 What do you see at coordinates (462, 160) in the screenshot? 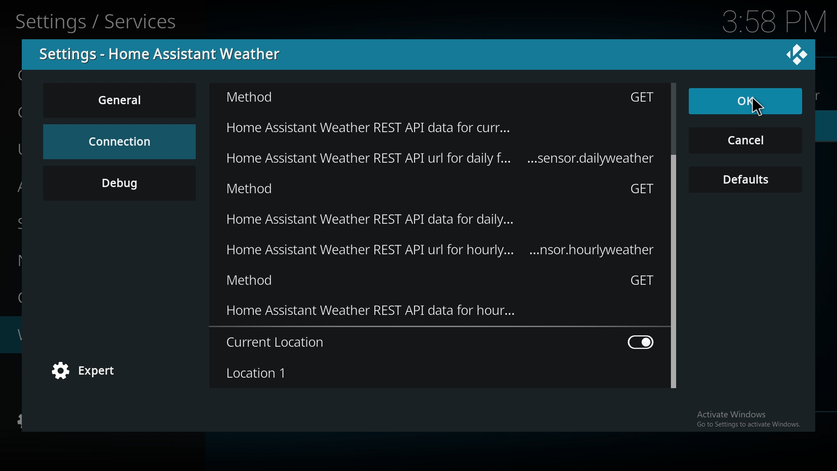
I see `Home assistant weather rest API data for daily` at bounding box center [462, 160].